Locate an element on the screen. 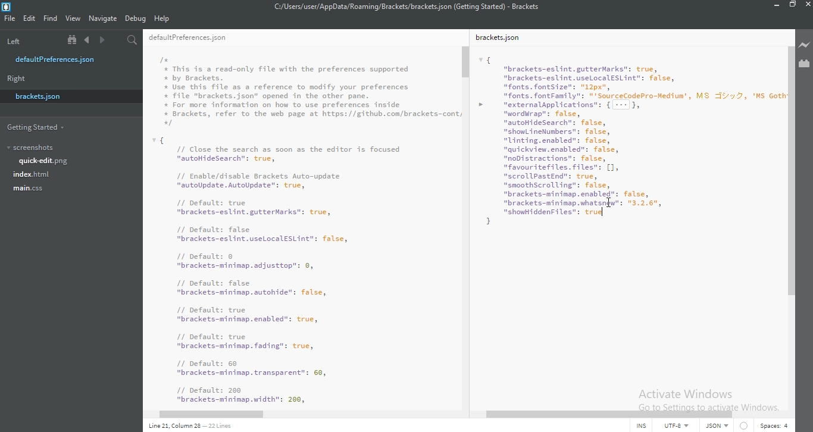 Image resolution: width=813 pixels, height=432 pixels. INS is located at coordinates (638, 425).